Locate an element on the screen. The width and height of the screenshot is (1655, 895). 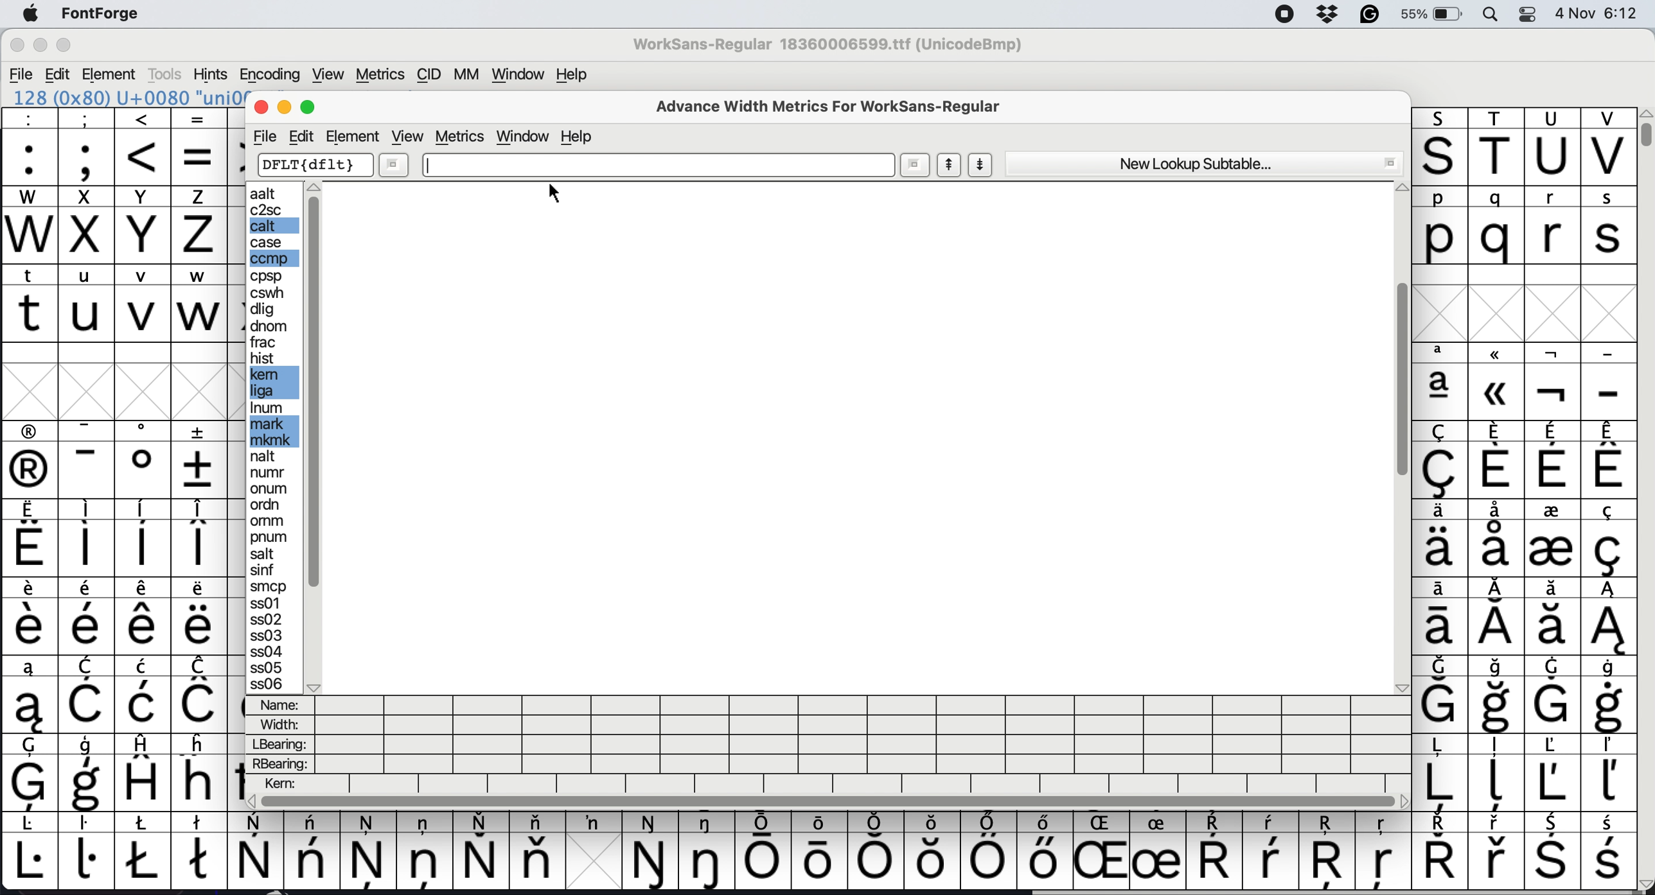
special characters is located at coordinates (1525, 705).